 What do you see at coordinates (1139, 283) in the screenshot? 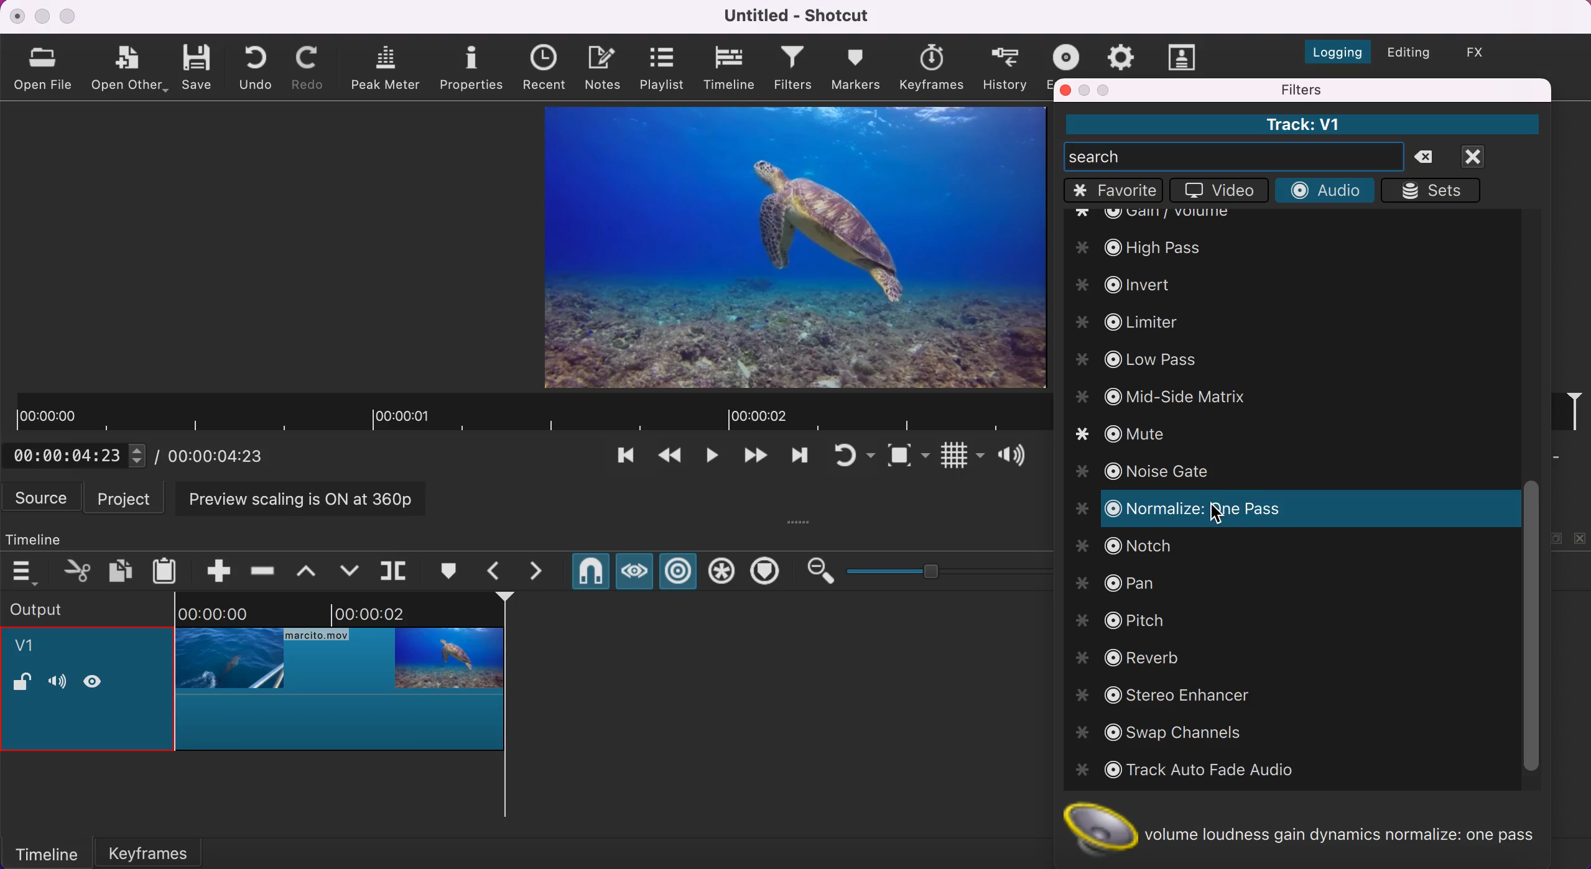
I see `invert` at bounding box center [1139, 283].